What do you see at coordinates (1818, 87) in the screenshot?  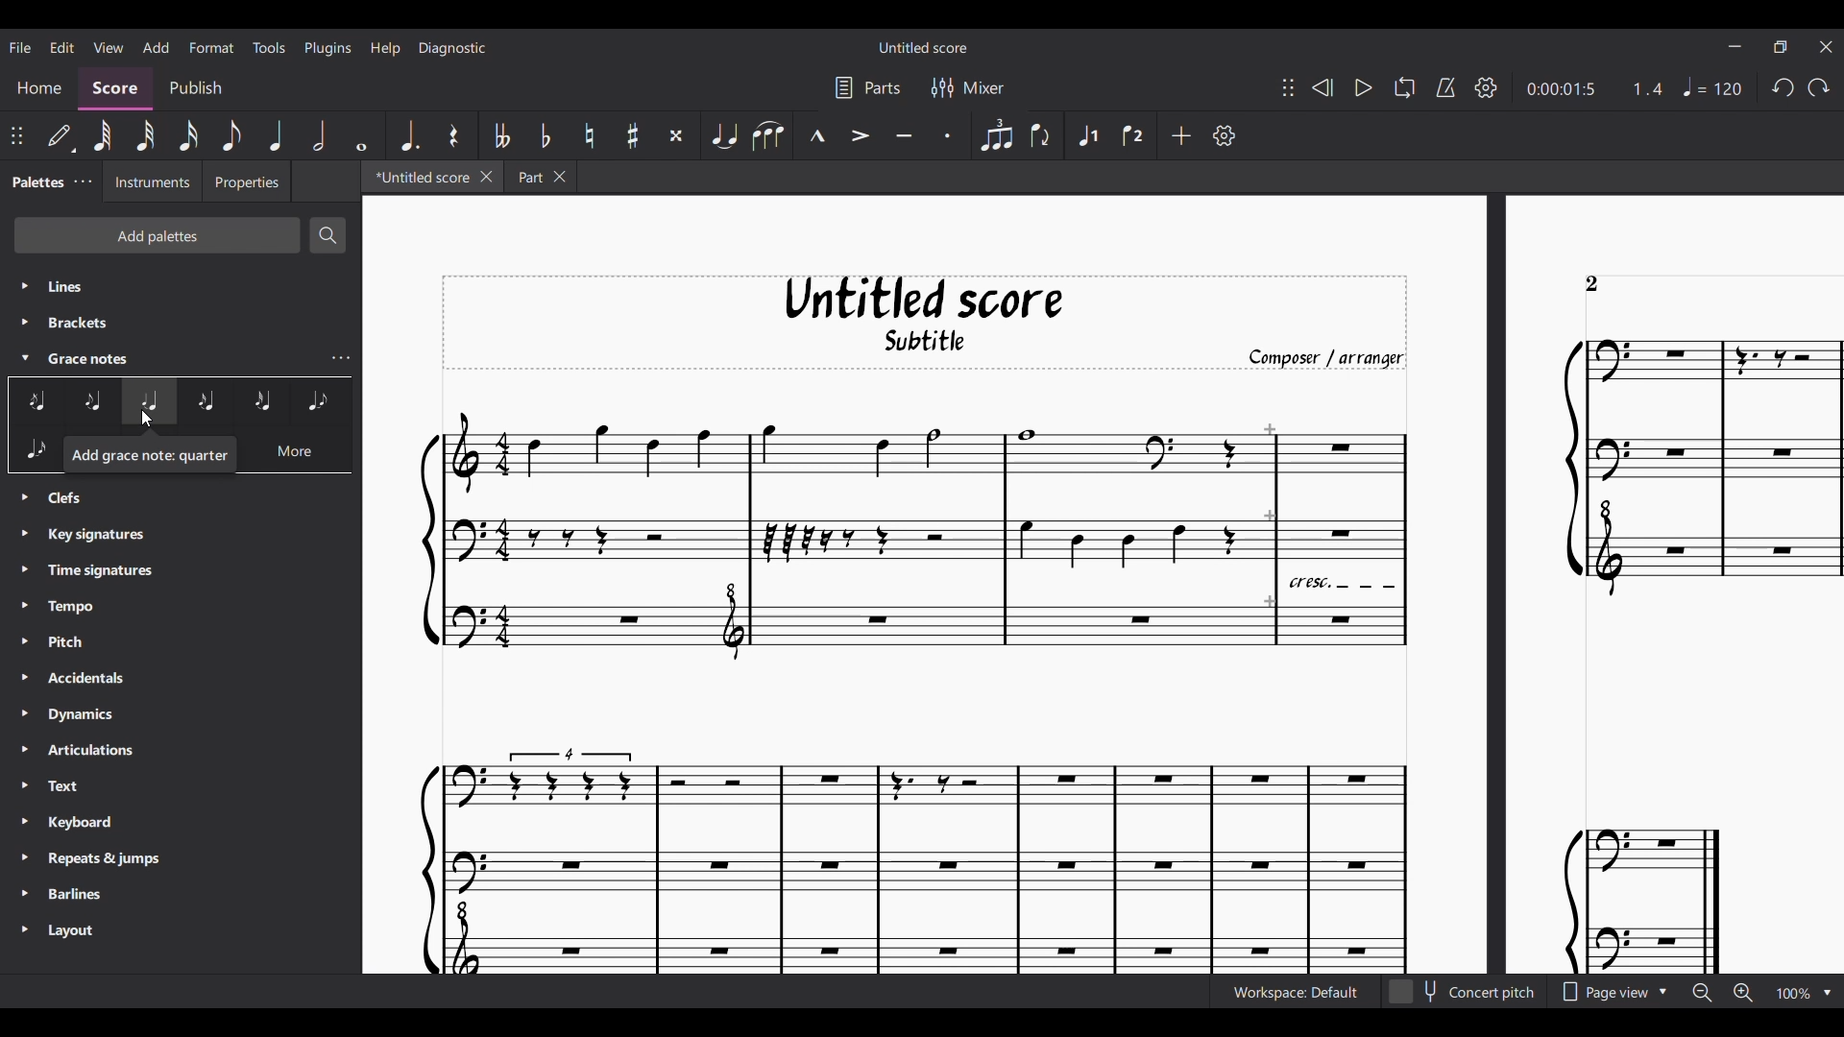 I see `Redo` at bounding box center [1818, 87].